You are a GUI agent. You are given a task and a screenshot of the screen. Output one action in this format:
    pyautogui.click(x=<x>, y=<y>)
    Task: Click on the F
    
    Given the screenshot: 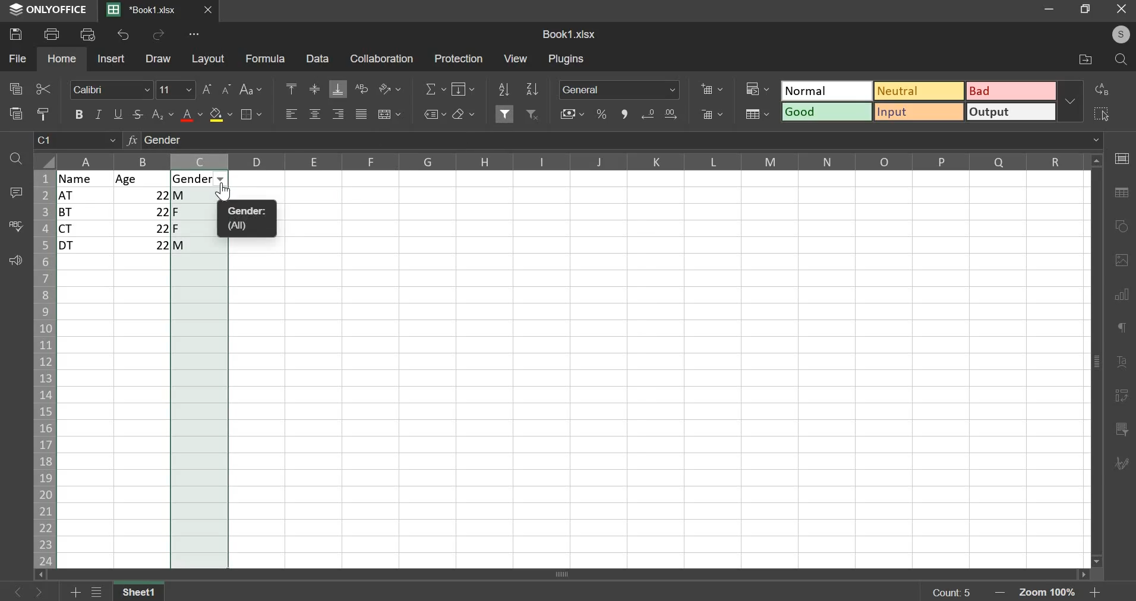 What is the action you would take?
    pyautogui.click(x=200, y=211)
    